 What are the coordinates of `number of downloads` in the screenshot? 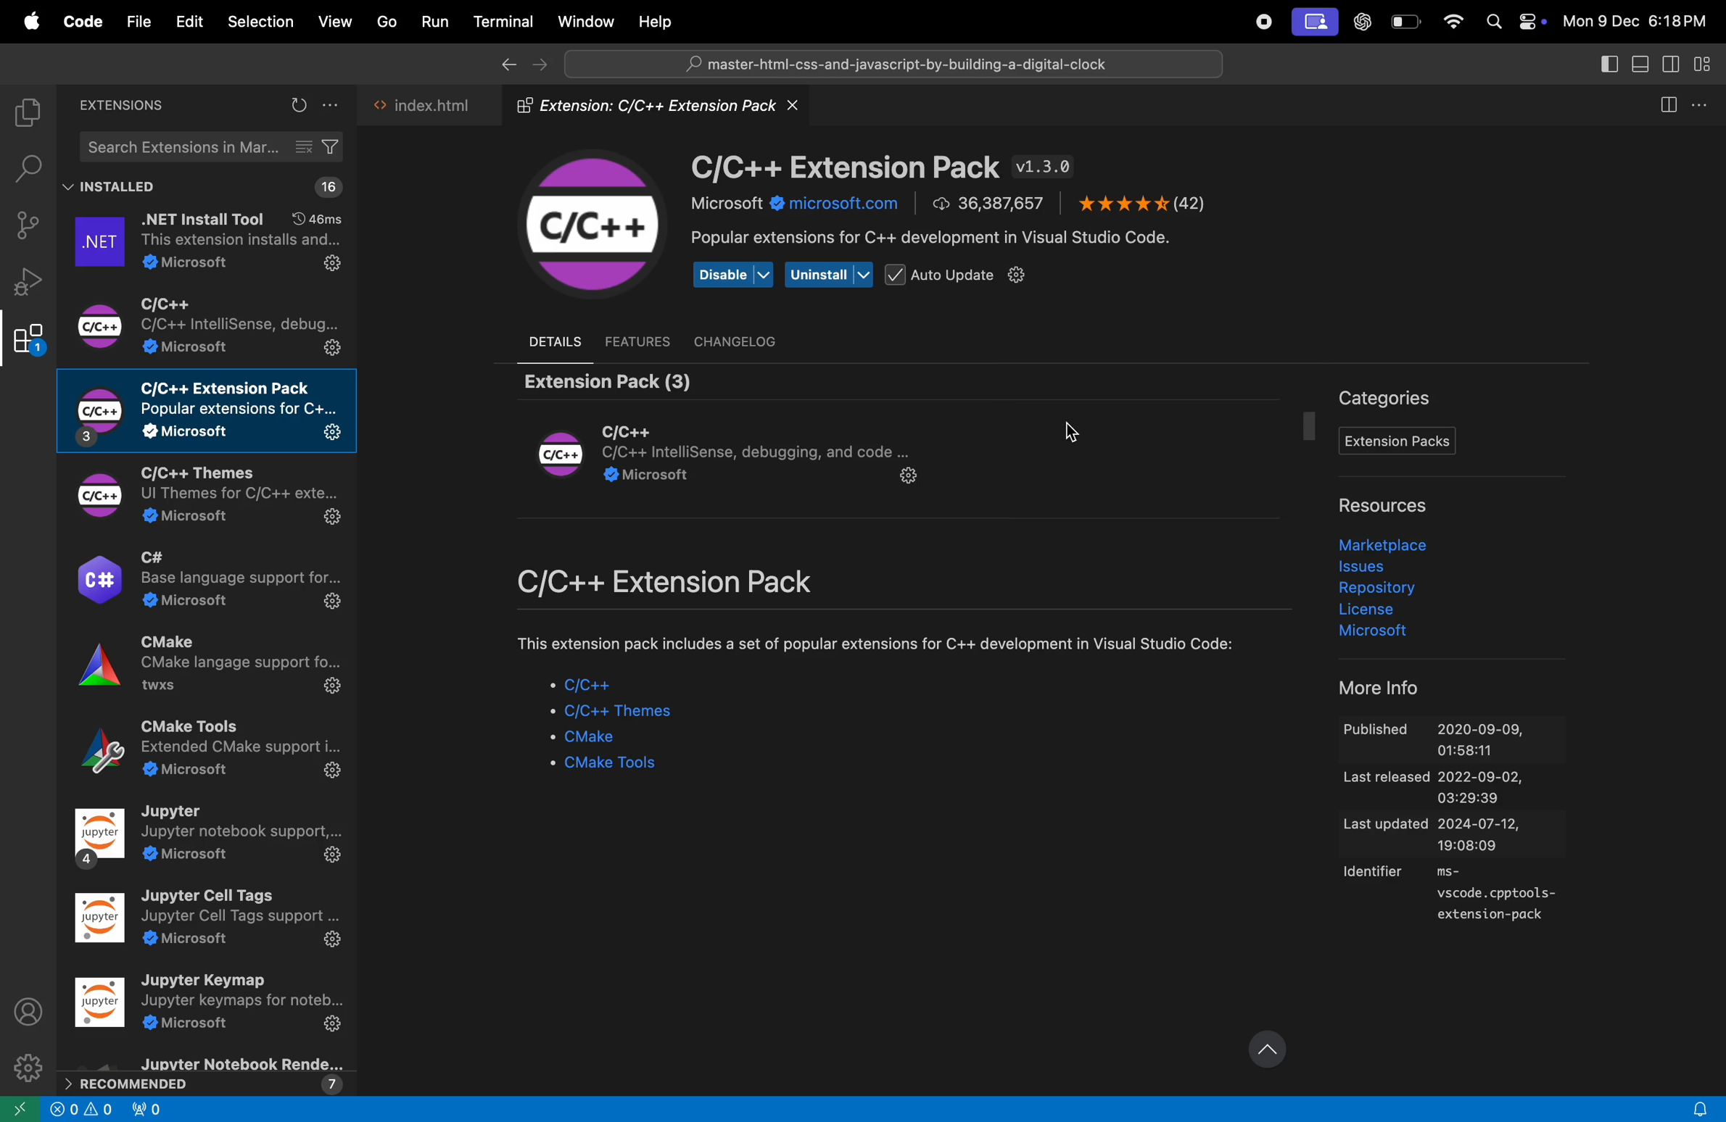 It's located at (988, 203).